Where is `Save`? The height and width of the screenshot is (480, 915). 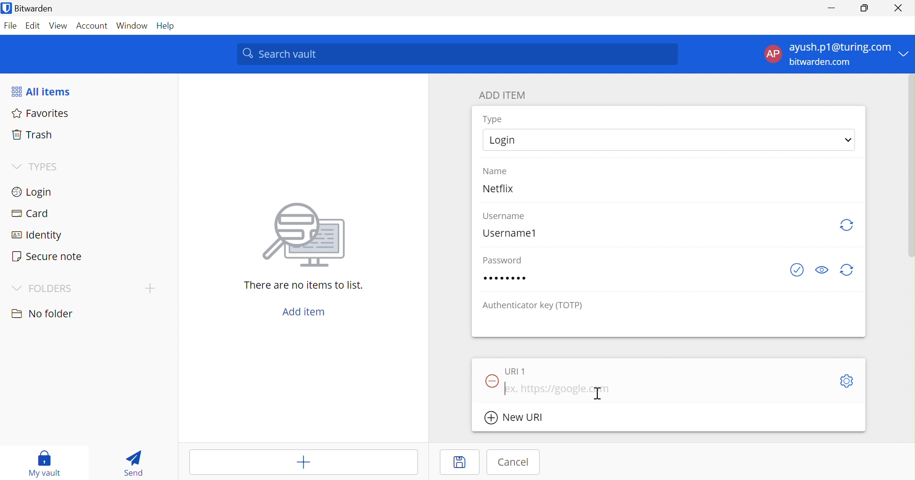 Save is located at coordinates (460, 461).